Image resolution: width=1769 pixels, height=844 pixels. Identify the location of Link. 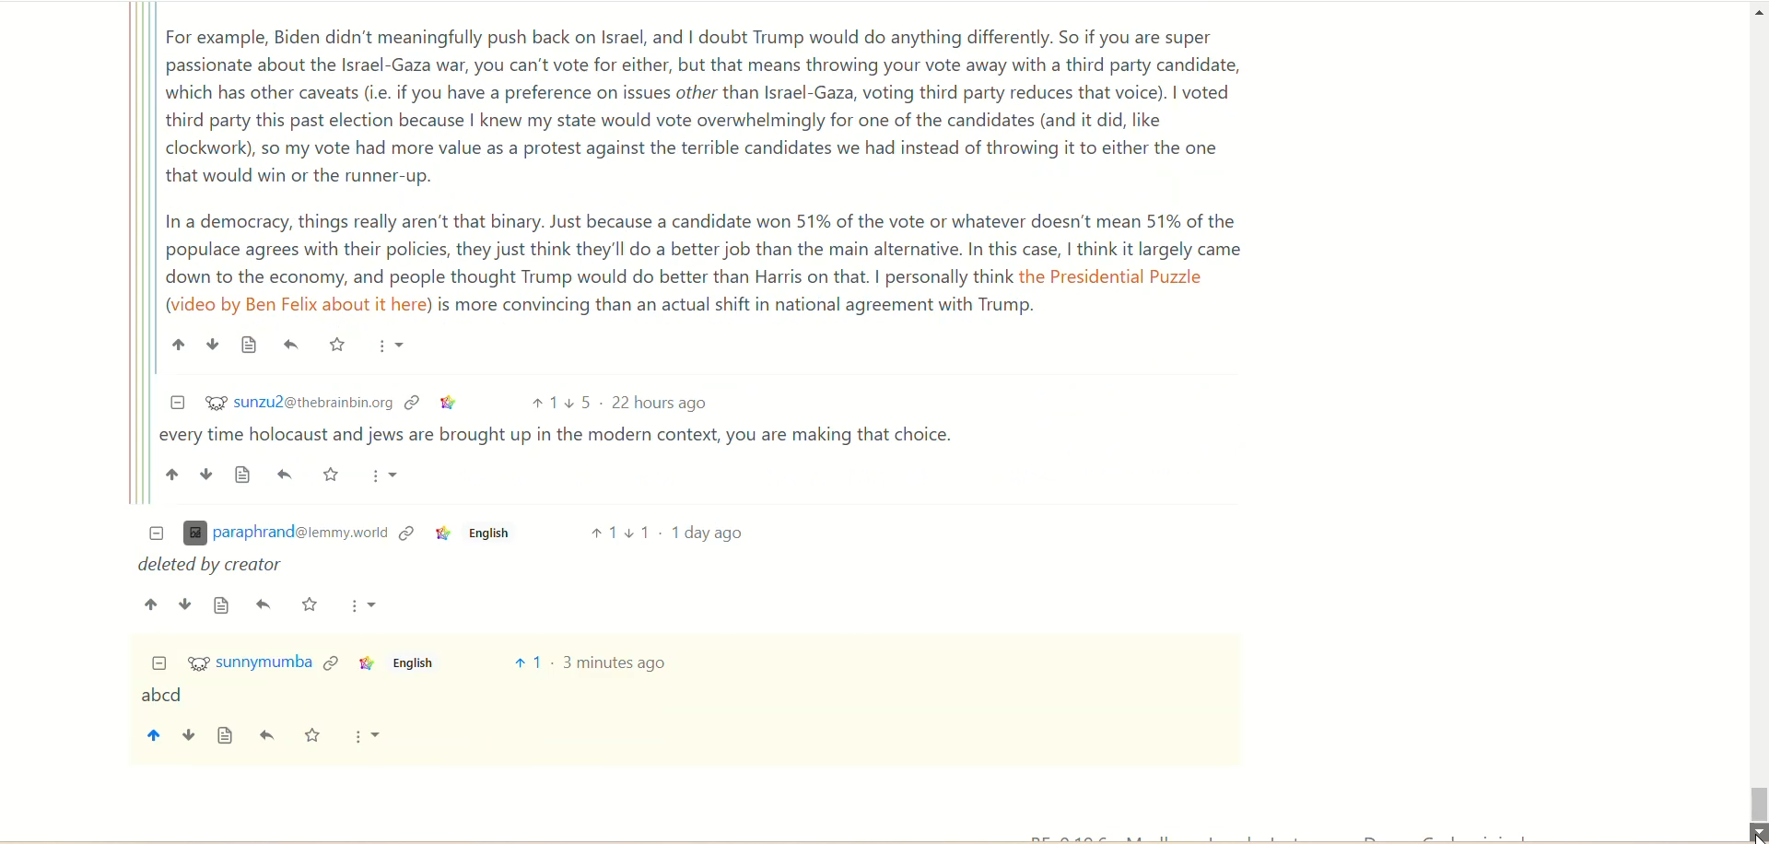
(448, 403).